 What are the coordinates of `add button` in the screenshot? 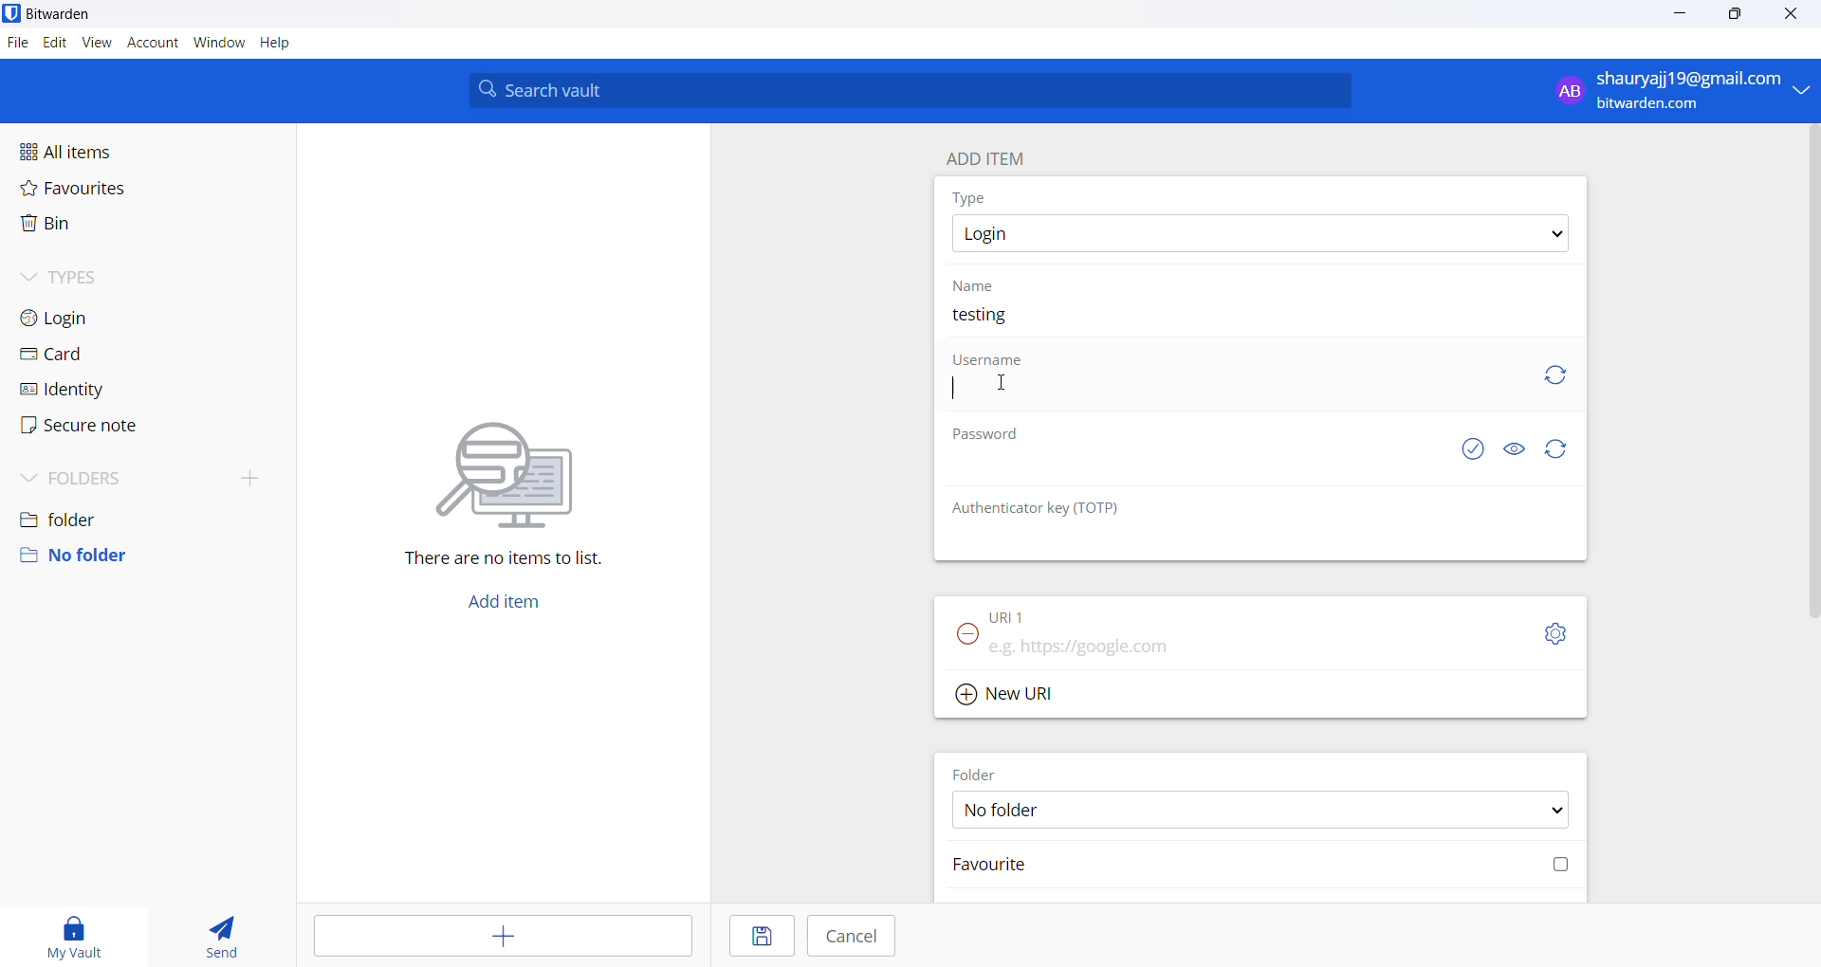 It's located at (502, 605).